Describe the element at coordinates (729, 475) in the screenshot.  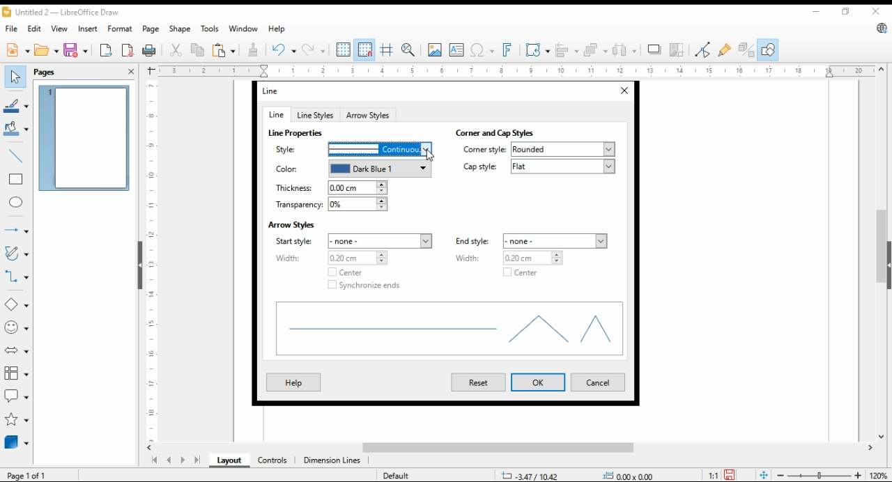
I see `save` at that location.